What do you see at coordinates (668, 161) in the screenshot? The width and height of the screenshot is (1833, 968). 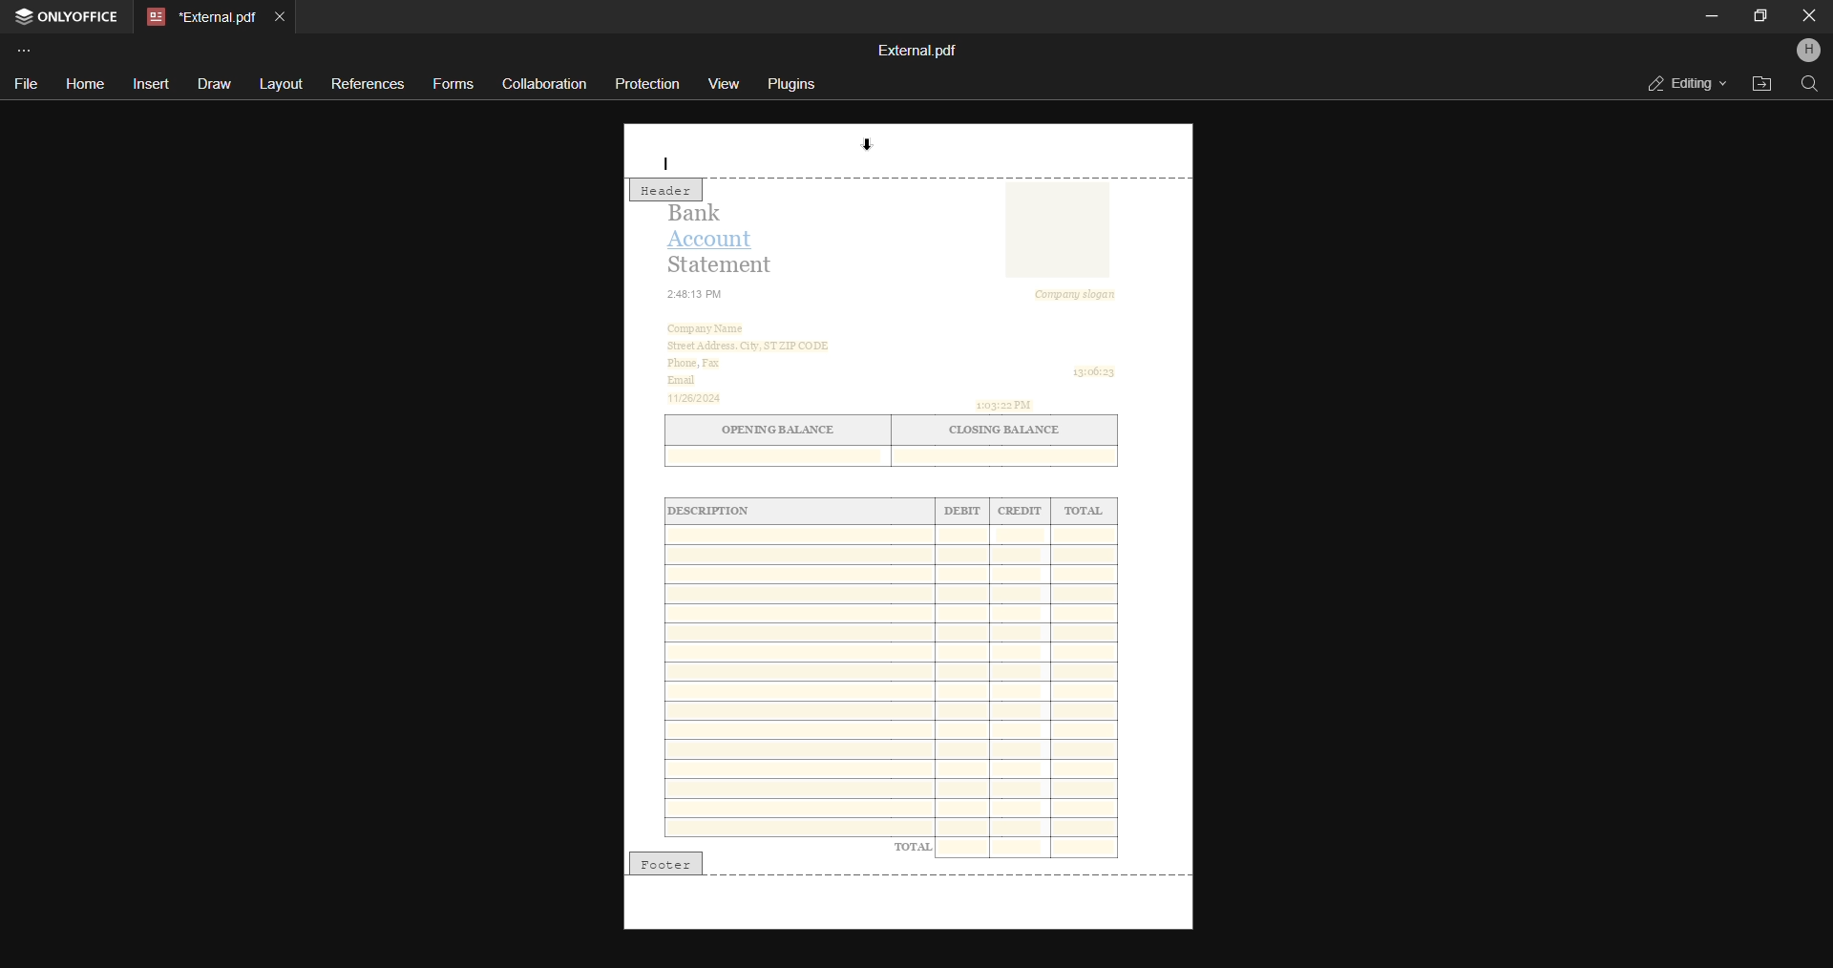 I see `Text cursor` at bounding box center [668, 161].